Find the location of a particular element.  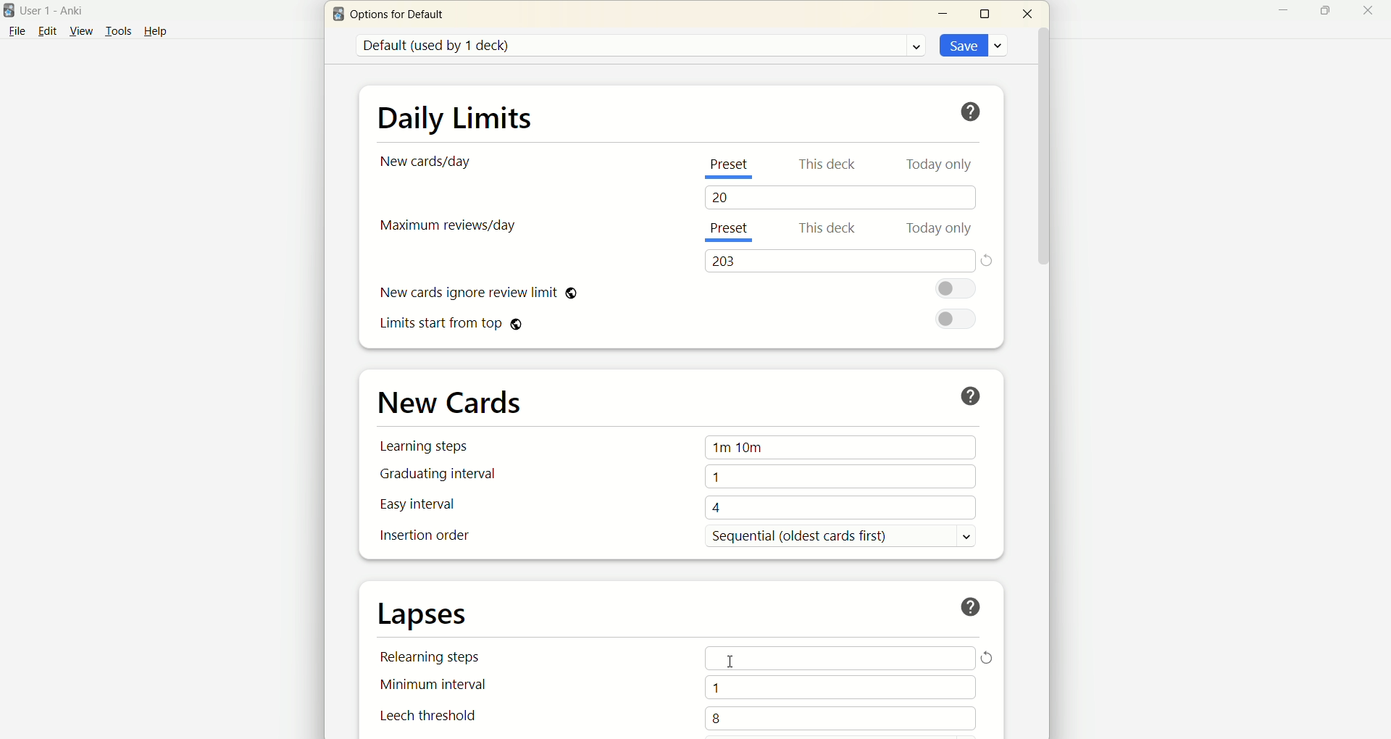

maximize is located at coordinates (986, 13).